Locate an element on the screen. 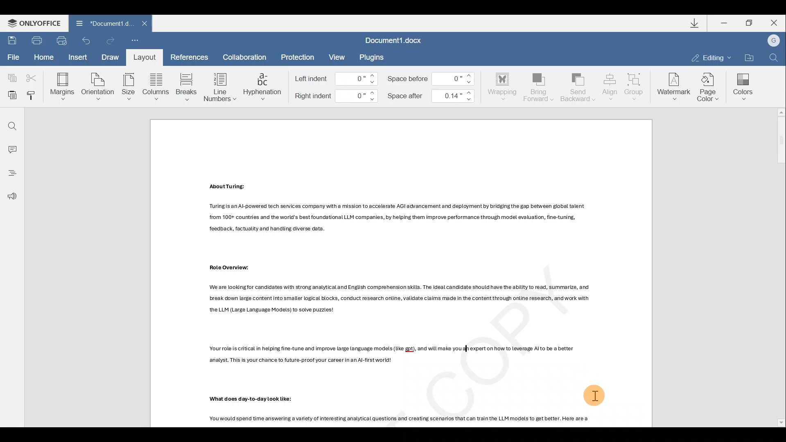 The image size is (786, 442). Line numbers is located at coordinates (219, 87).